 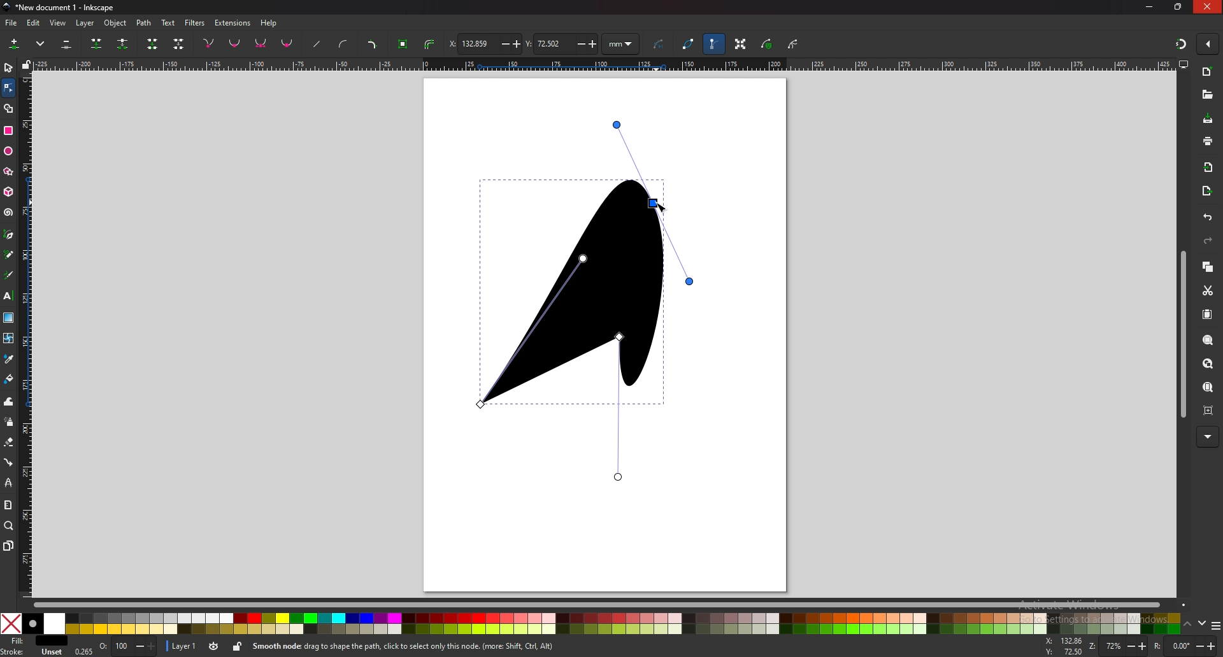 I want to click on path outline, so click(x=687, y=43).